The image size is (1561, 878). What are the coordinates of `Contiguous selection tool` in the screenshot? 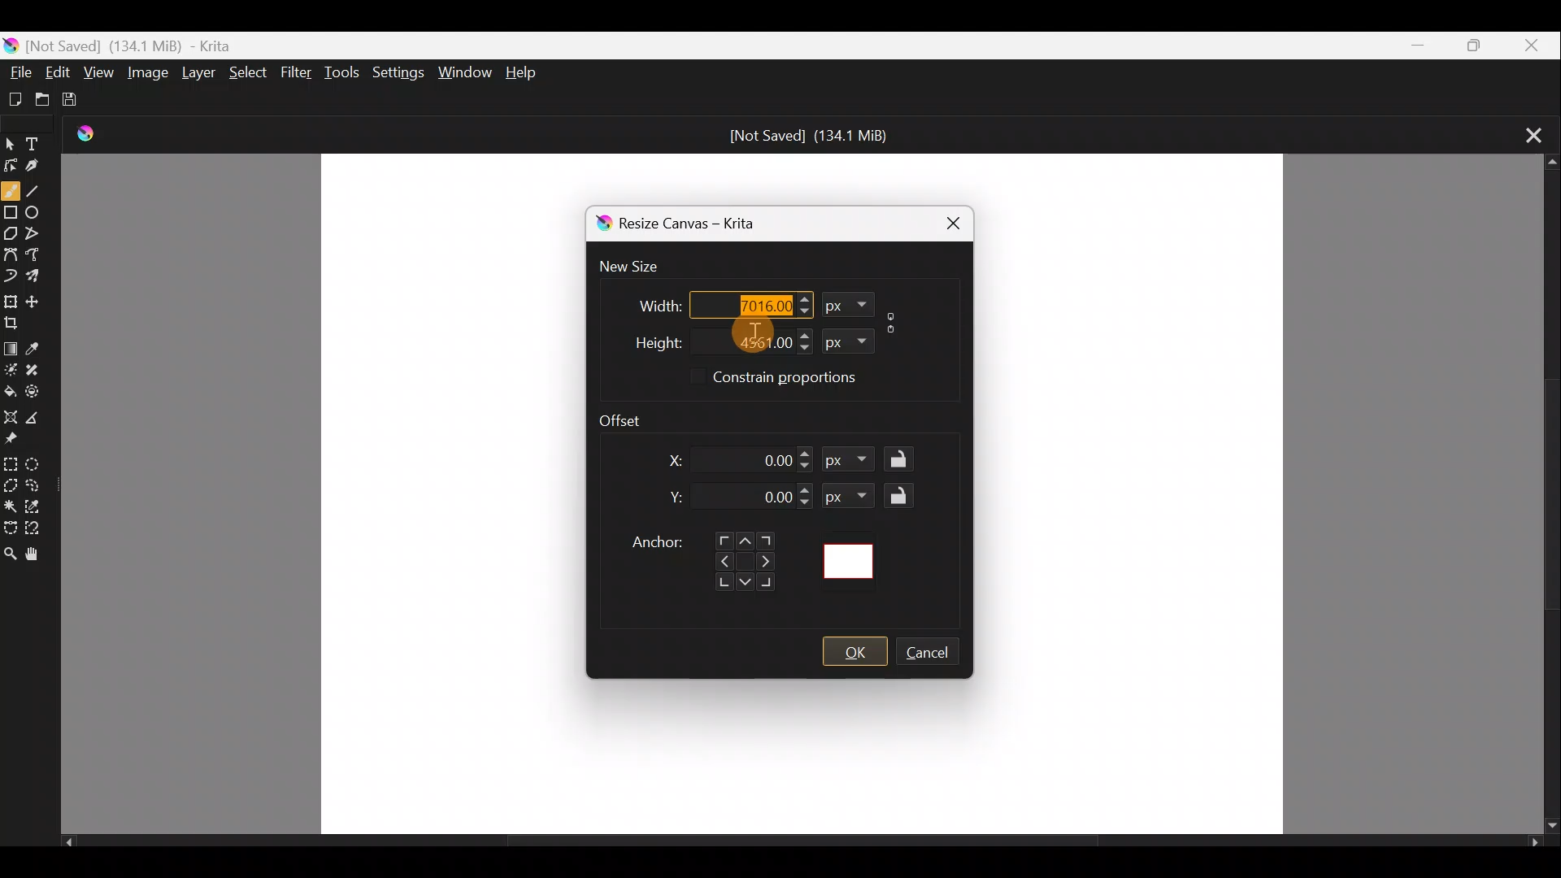 It's located at (11, 506).